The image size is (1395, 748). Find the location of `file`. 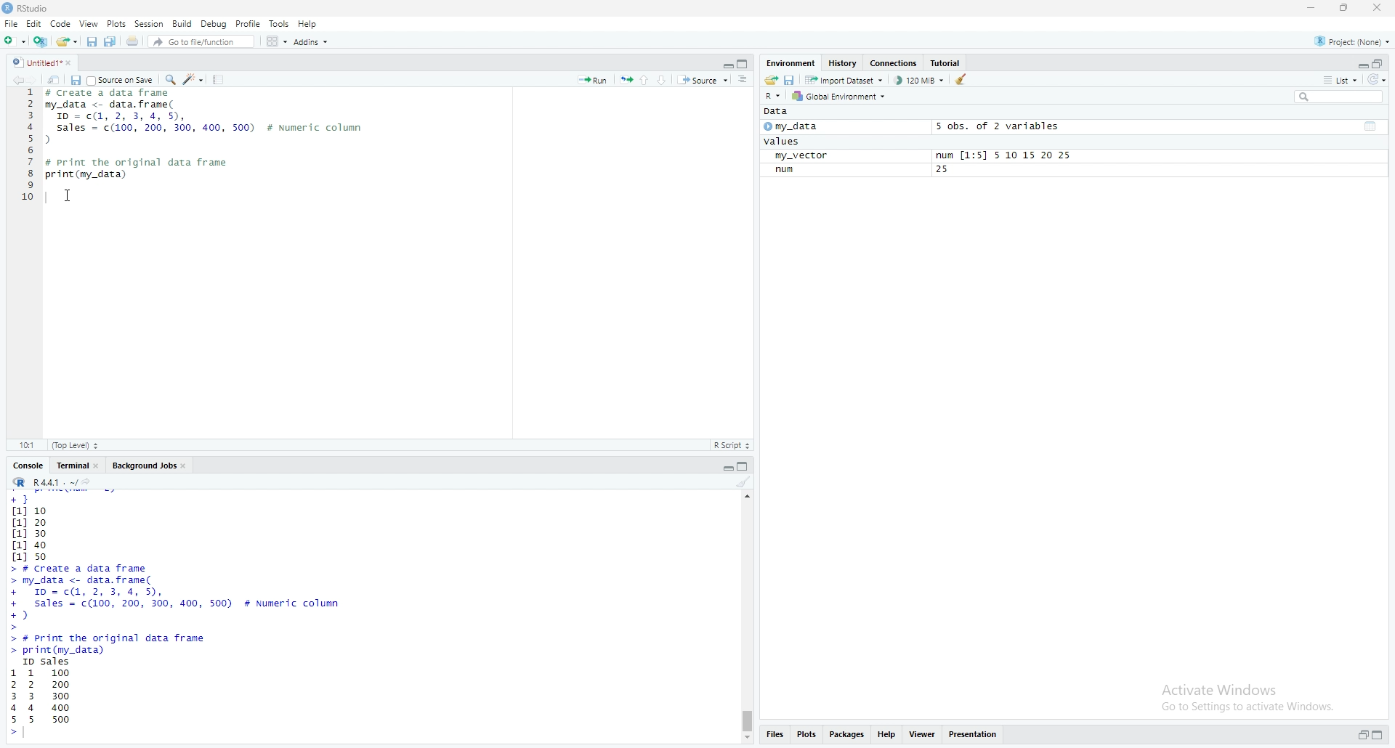

file is located at coordinates (12, 23).